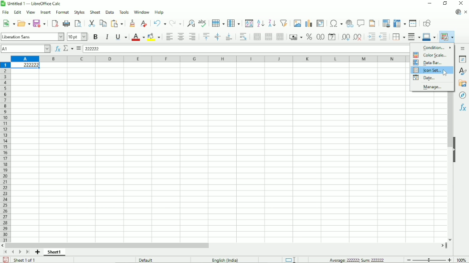 The image size is (469, 263). What do you see at coordinates (260, 23) in the screenshot?
I see `Sort ascending` at bounding box center [260, 23].